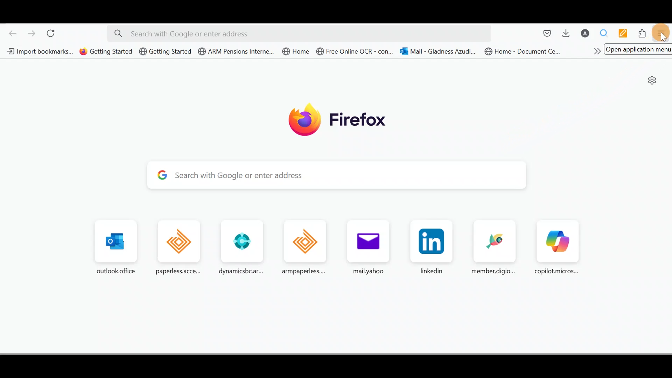 The height and width of the screenshot is (378, 672). What do you see at coordinates (638, 49) in the screenshot?
I see `menu` at bounding box center [638, 49].